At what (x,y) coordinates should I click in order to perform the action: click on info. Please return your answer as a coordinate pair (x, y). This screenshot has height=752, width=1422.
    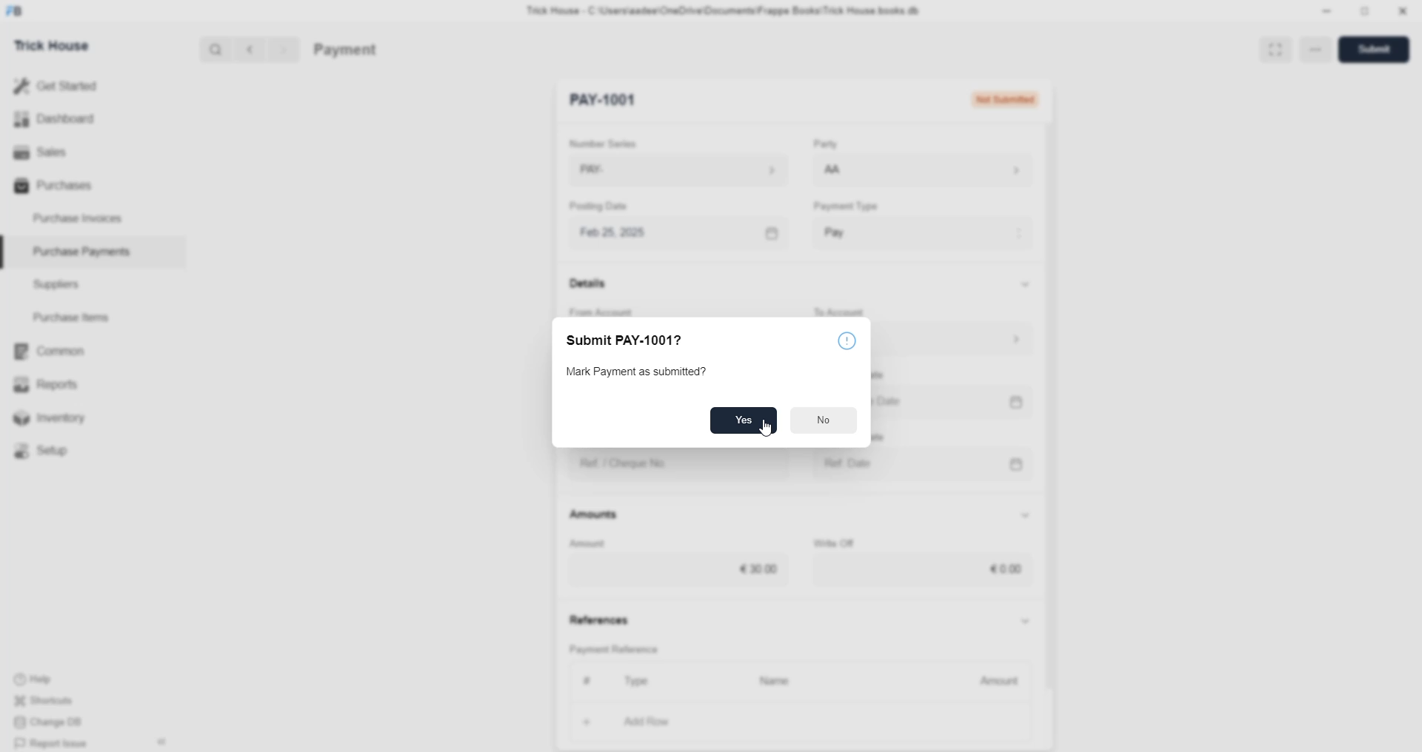
    Looking at the image, I should click on (851, 339).